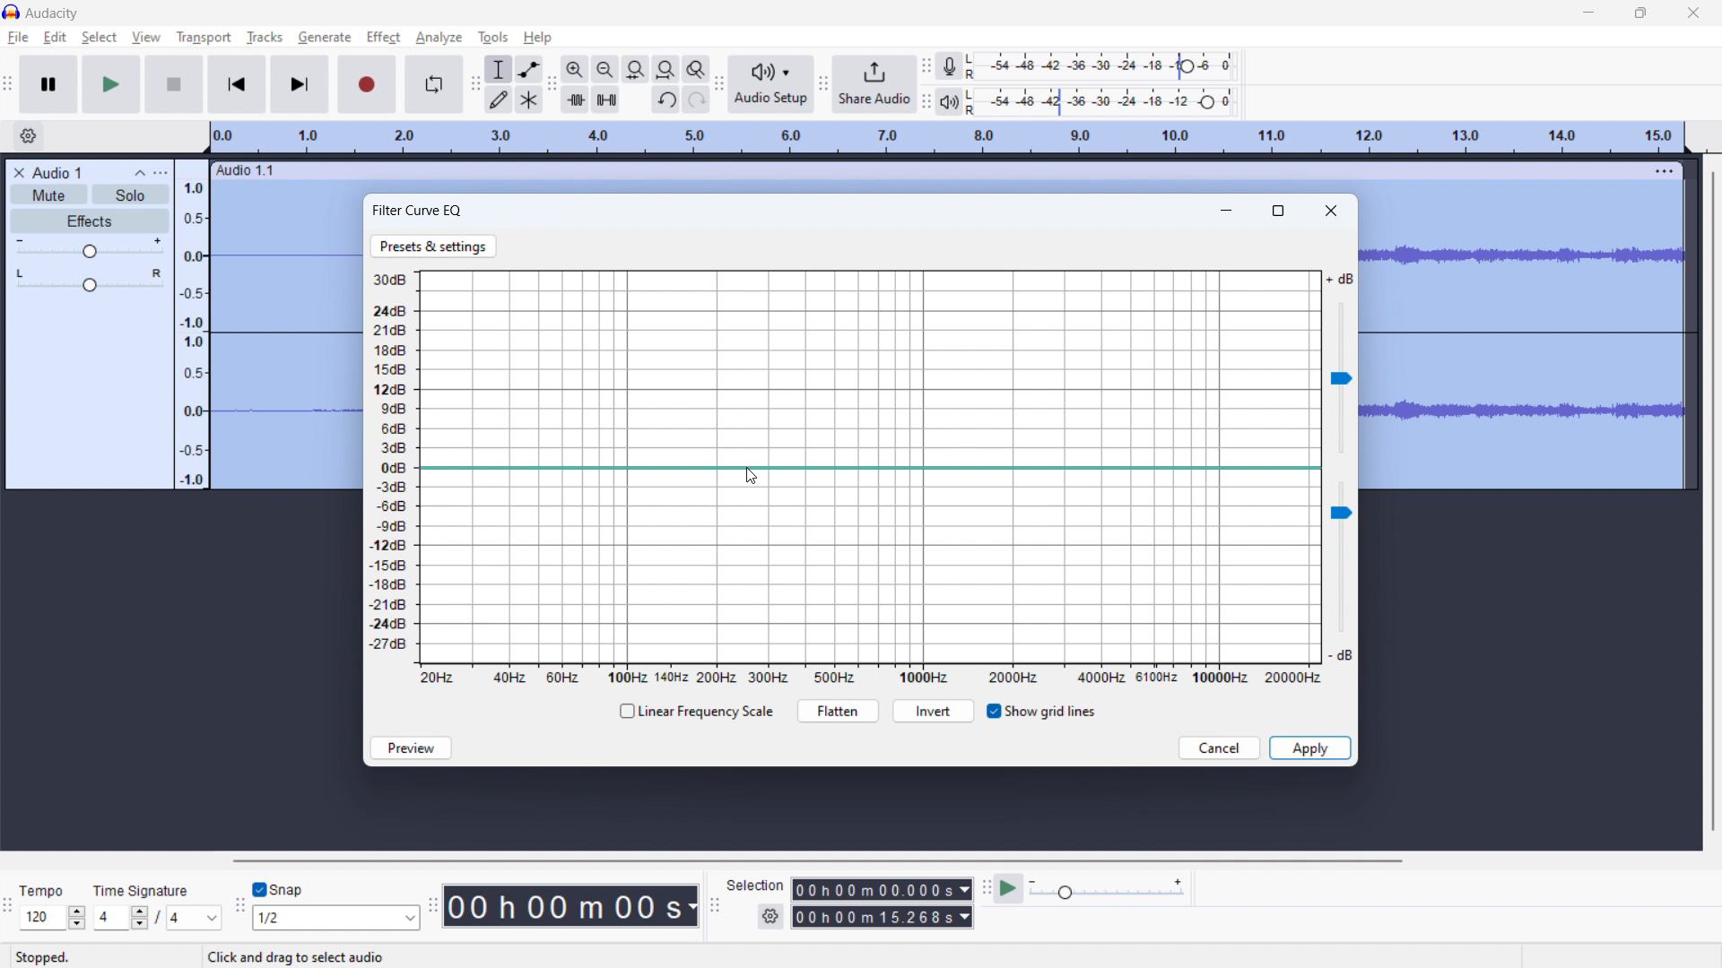  Describe the element at coordinates (56, 38) in the screenshot. I see `edit` at that location.